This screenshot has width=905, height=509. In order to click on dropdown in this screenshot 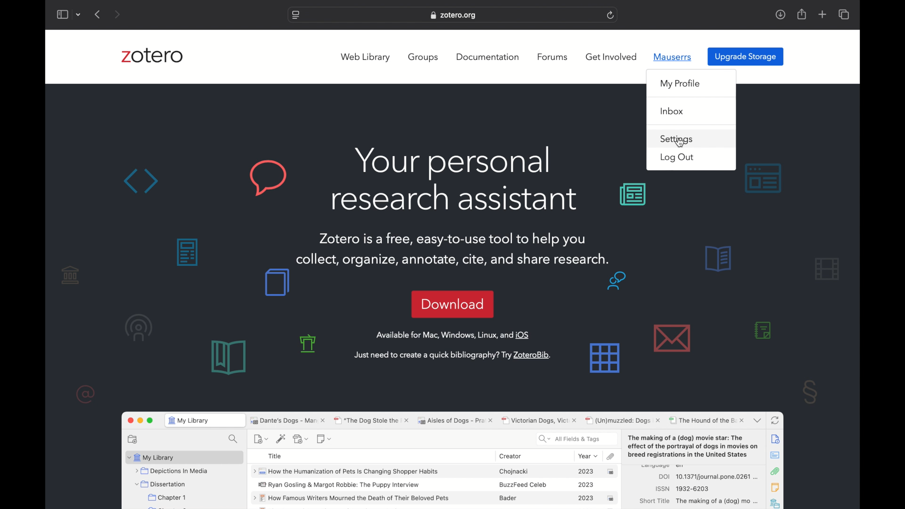, I will do `click(79, 15)`.